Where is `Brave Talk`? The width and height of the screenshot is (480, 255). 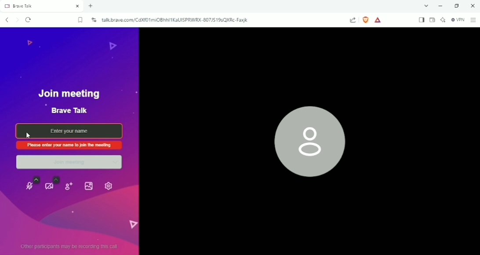
Brave Talk is located at coordinates (42, 7).